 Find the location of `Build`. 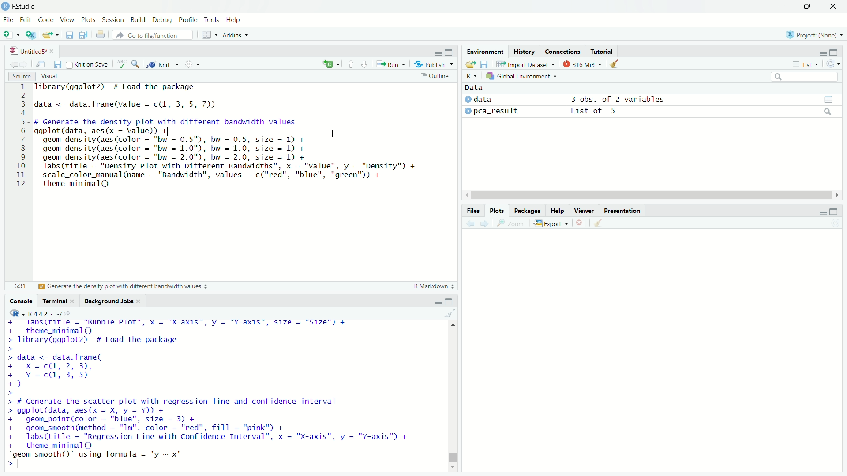

Build is located at coordinates (138, 19).